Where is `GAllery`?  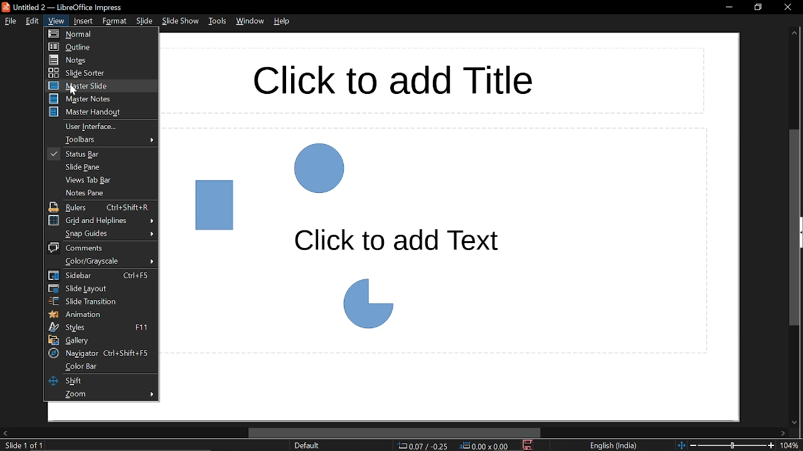
GAllery is located at coordinates (100, 340).